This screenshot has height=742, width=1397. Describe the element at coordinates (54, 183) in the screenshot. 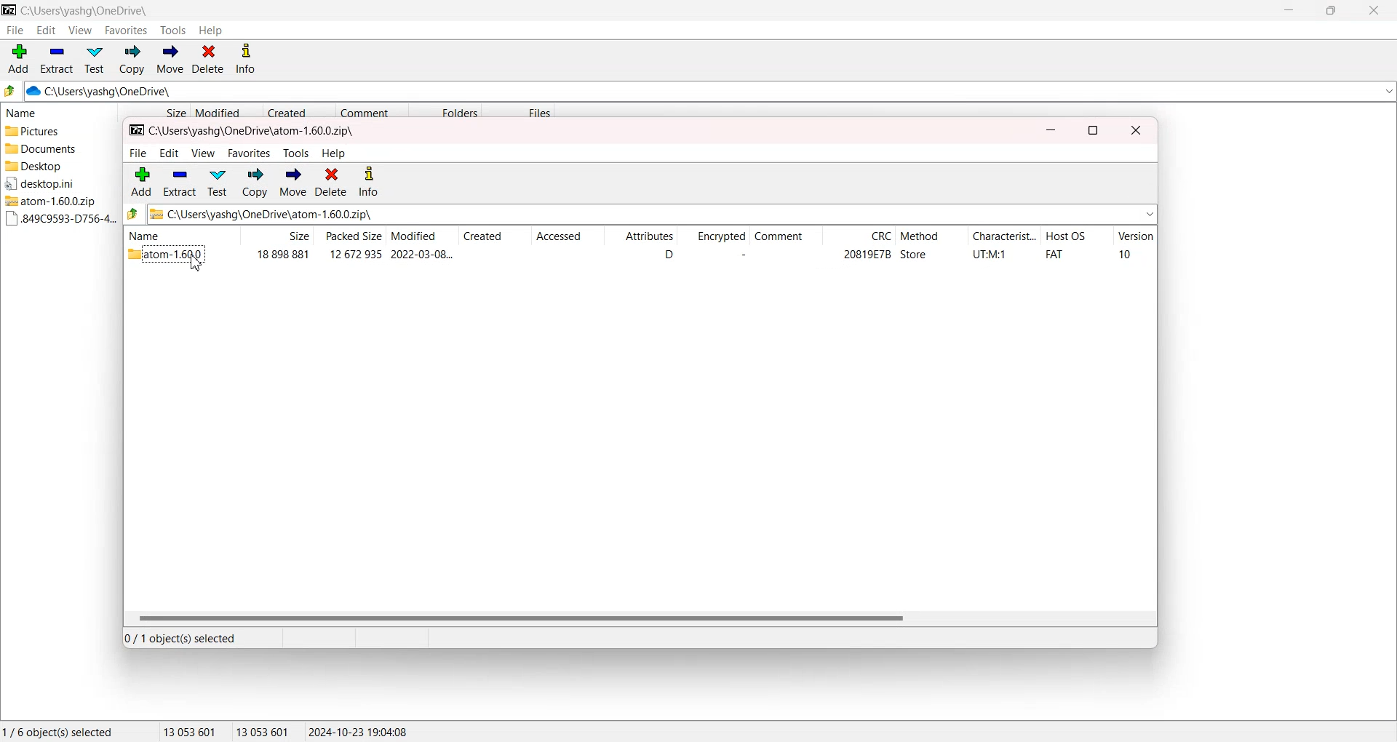

I see `Desktop File` at that location.